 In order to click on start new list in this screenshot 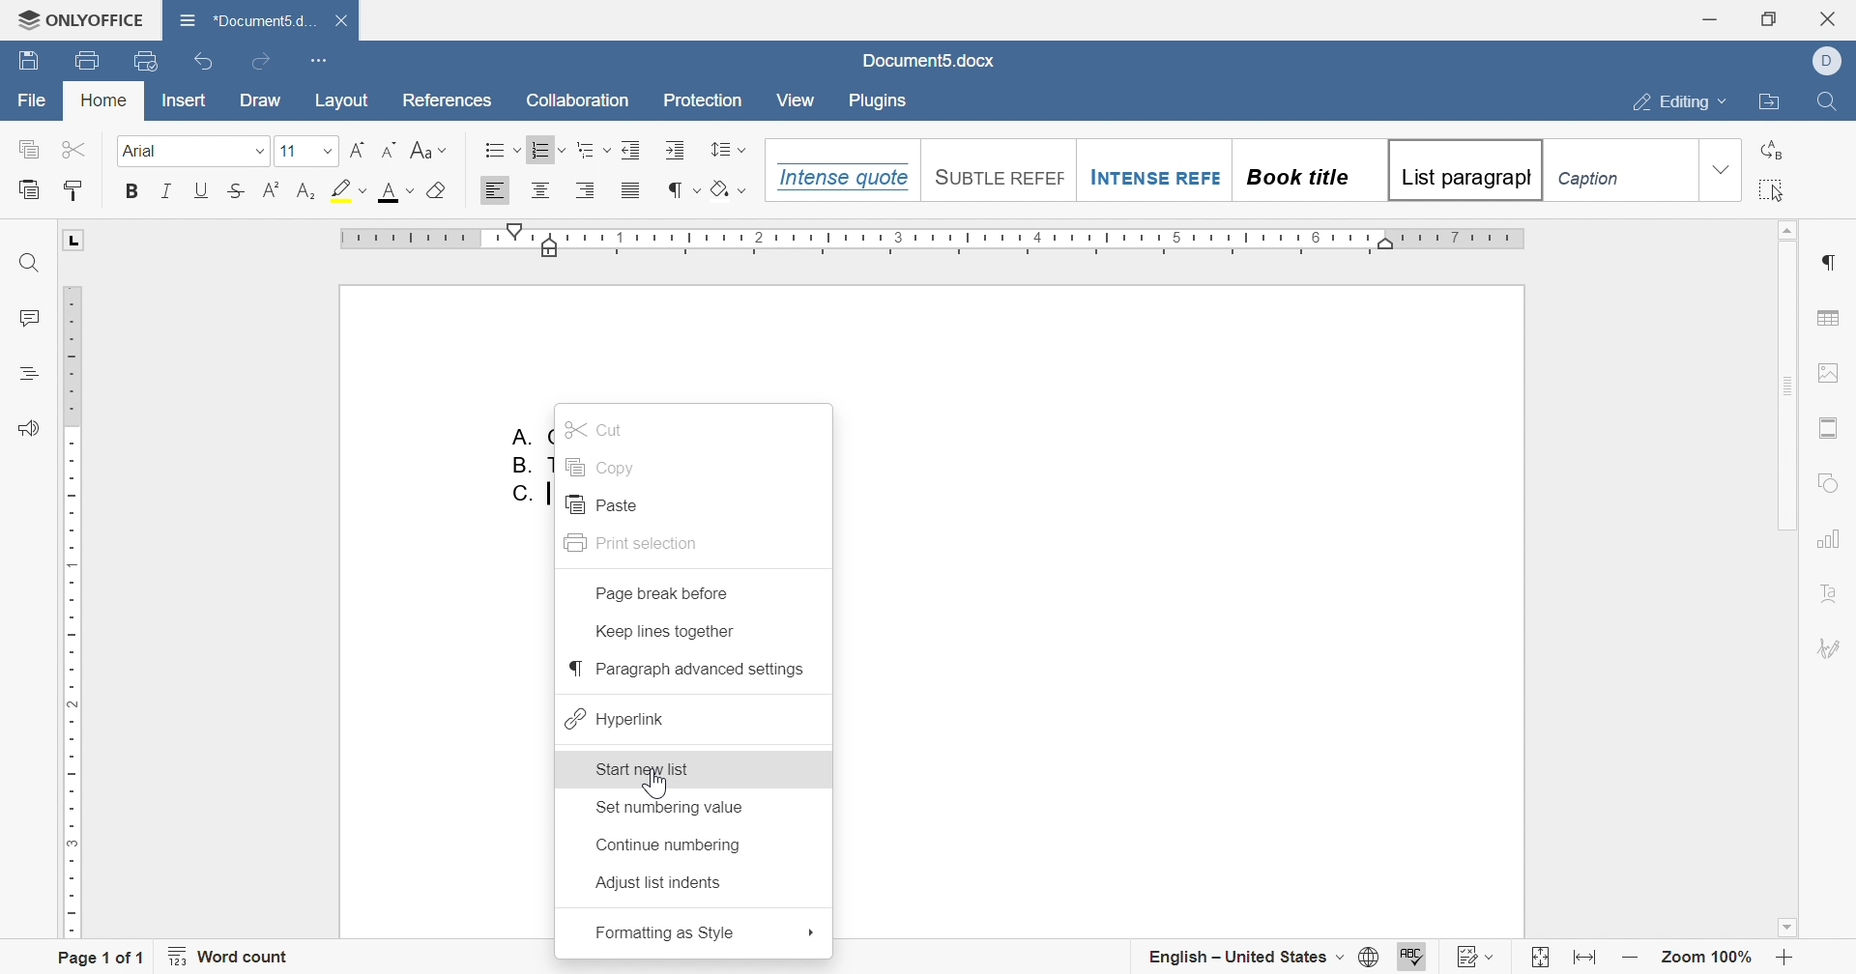, I will do `click(642, 769)`.